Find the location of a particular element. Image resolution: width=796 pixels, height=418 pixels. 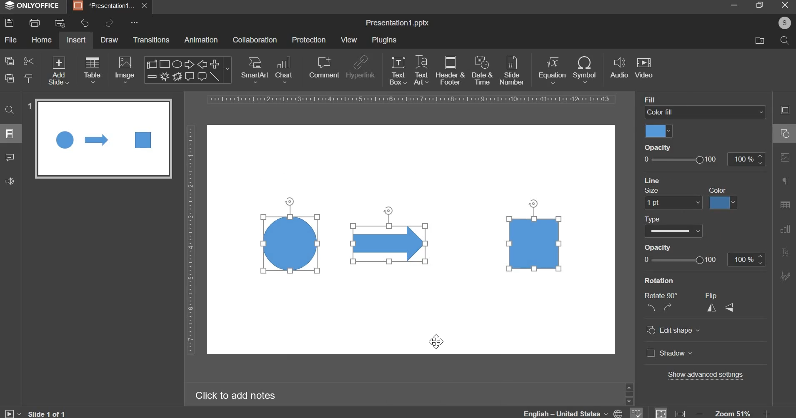

edit shape is located at coordinates (672, 329).